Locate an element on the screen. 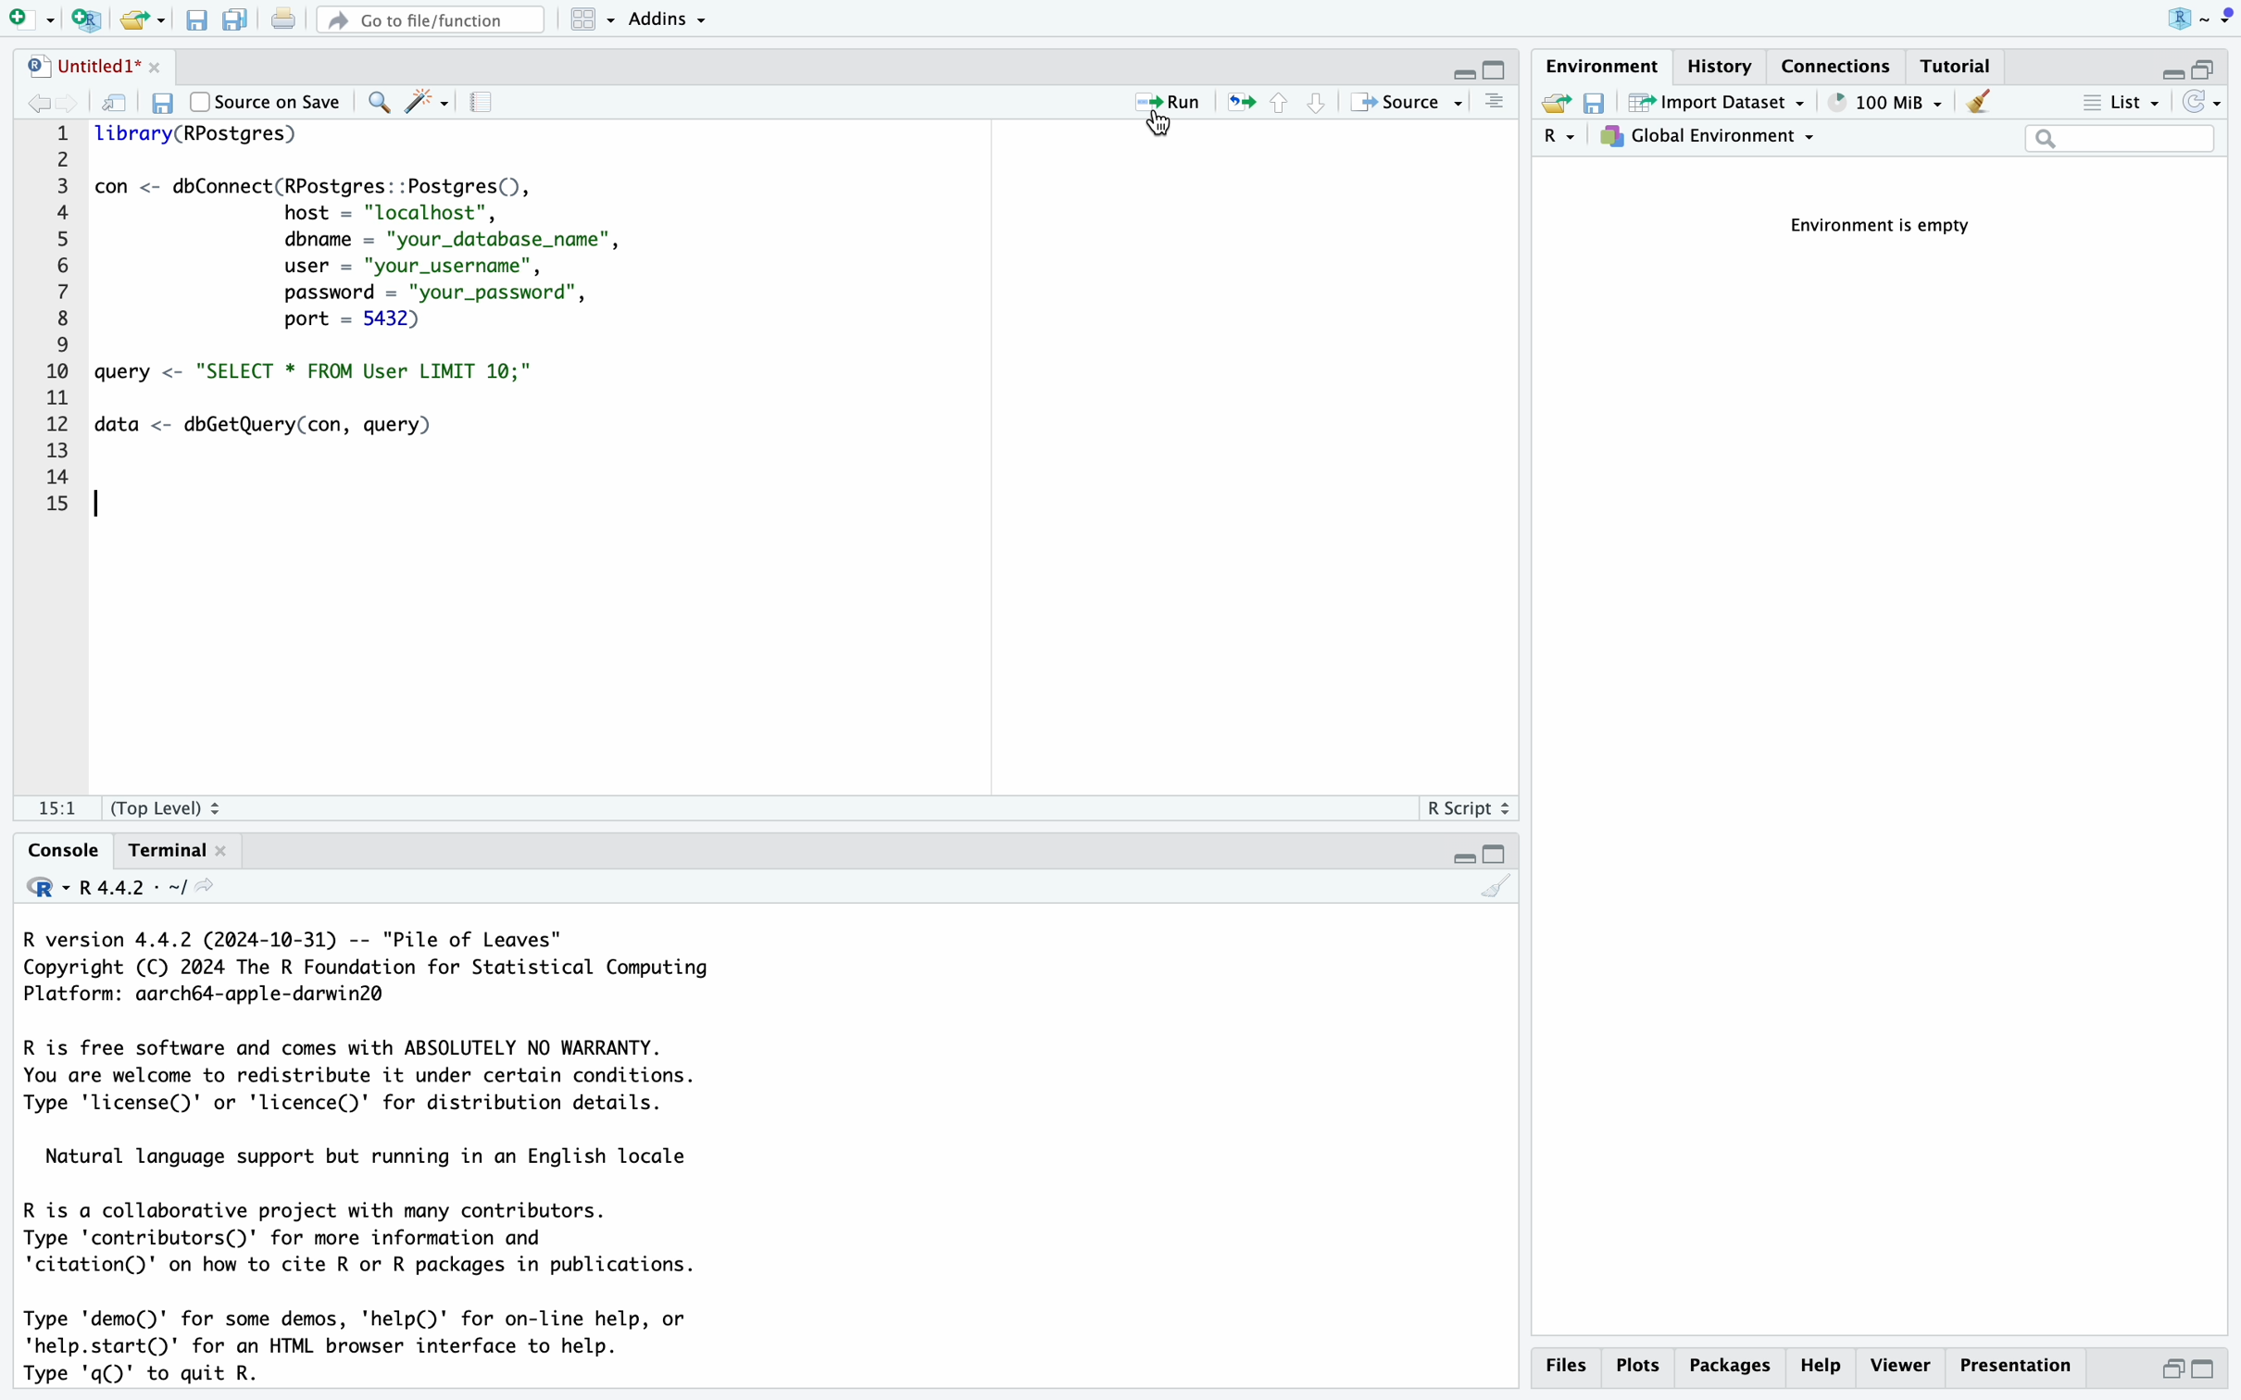 The image size is (2241, 1400). new file is located at coordinates (28, 18).